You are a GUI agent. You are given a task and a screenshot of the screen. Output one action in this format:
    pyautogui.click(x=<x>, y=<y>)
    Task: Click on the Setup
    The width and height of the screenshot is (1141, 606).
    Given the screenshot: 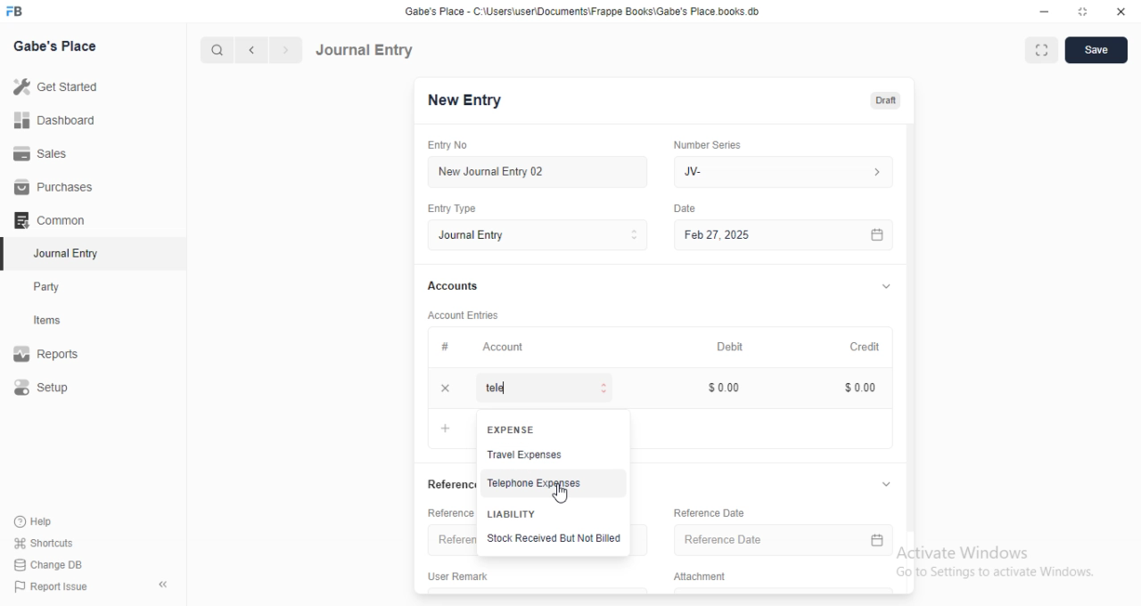 What is the action you would take?
    pyautogui.click(x=44, y=387)
    